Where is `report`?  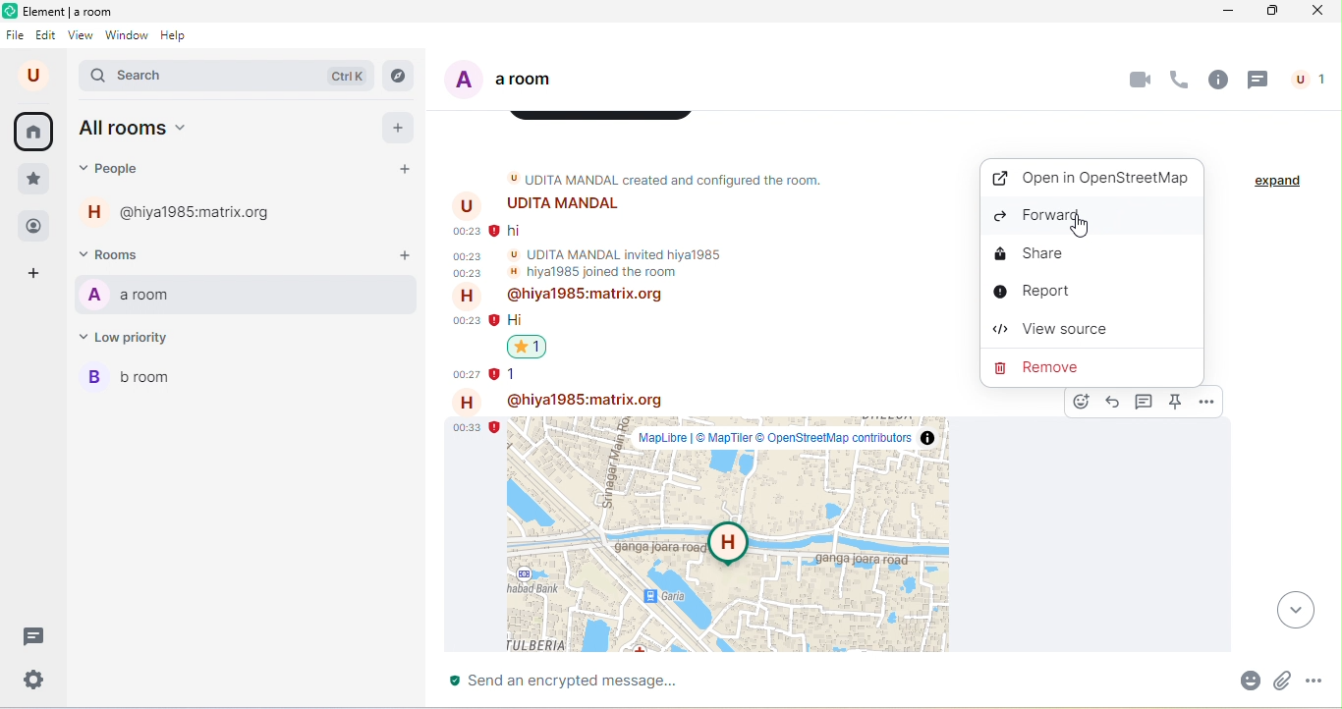
report is located at coordinates (1092, 294).